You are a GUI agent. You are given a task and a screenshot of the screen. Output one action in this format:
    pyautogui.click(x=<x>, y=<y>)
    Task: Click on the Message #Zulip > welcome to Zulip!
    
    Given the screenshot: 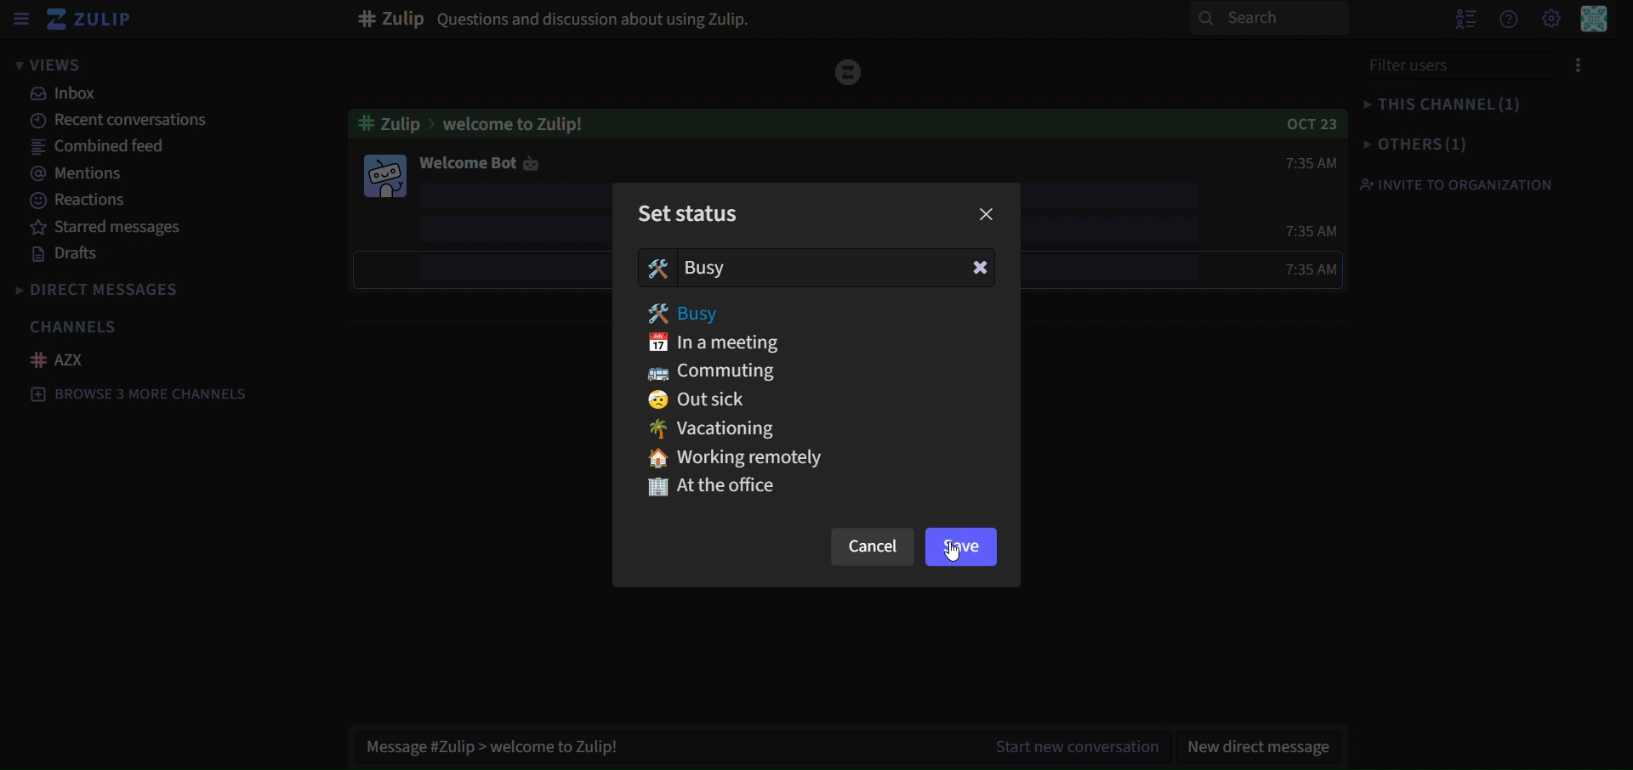 What is the action you would take?
    pyautogui.click(x=492, y=749)
    